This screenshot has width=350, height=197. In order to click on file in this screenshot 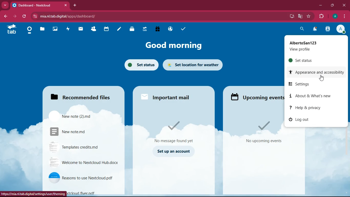, I will do `click(80, 177)`.